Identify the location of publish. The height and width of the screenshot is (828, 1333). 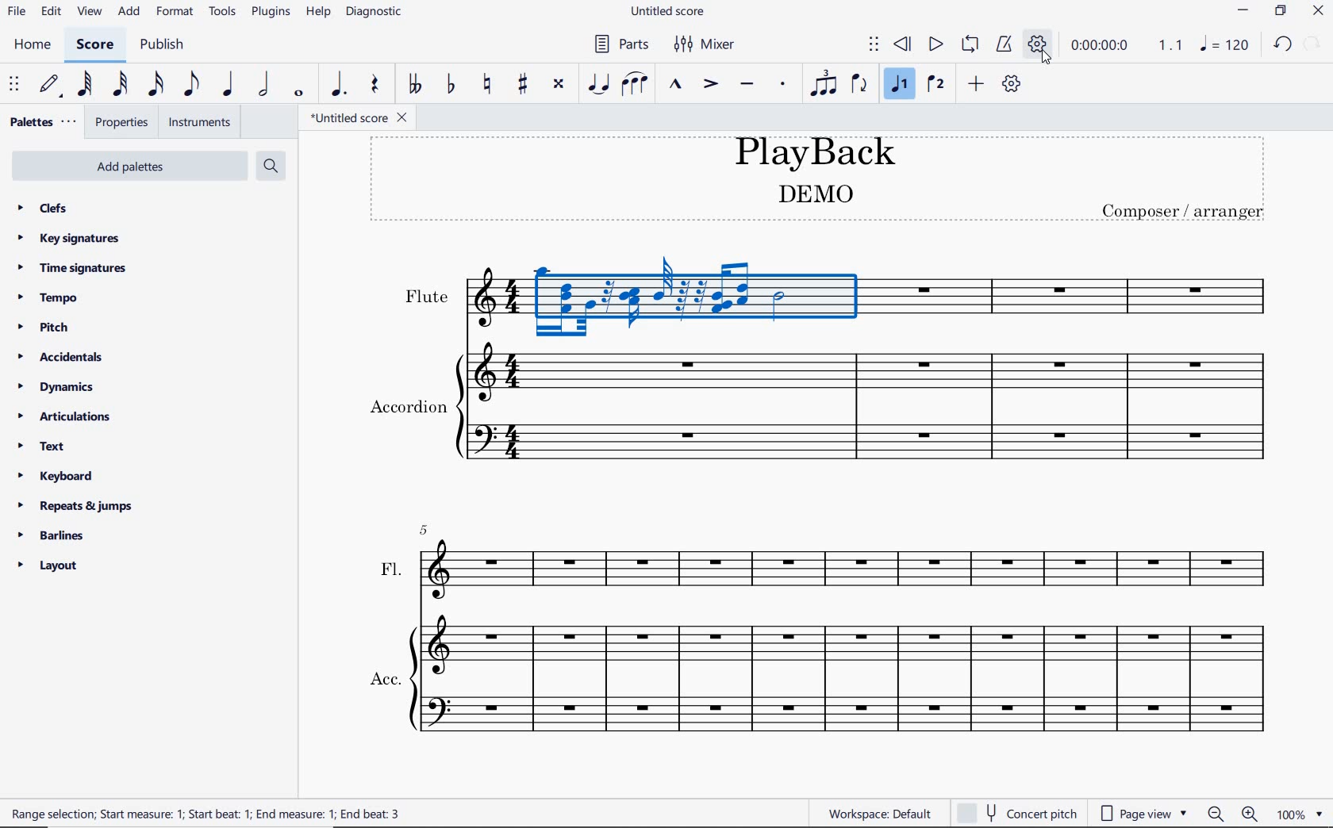
(166, 43).